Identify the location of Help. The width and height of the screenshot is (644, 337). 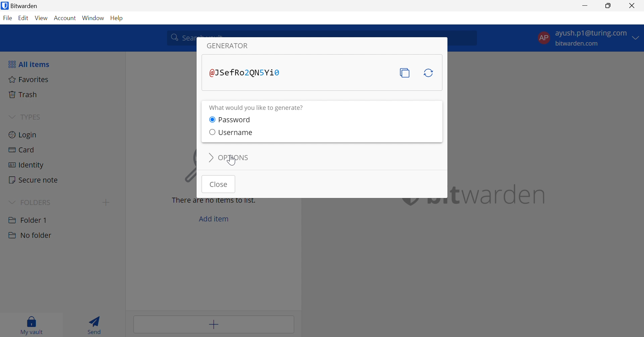
(117, 18).